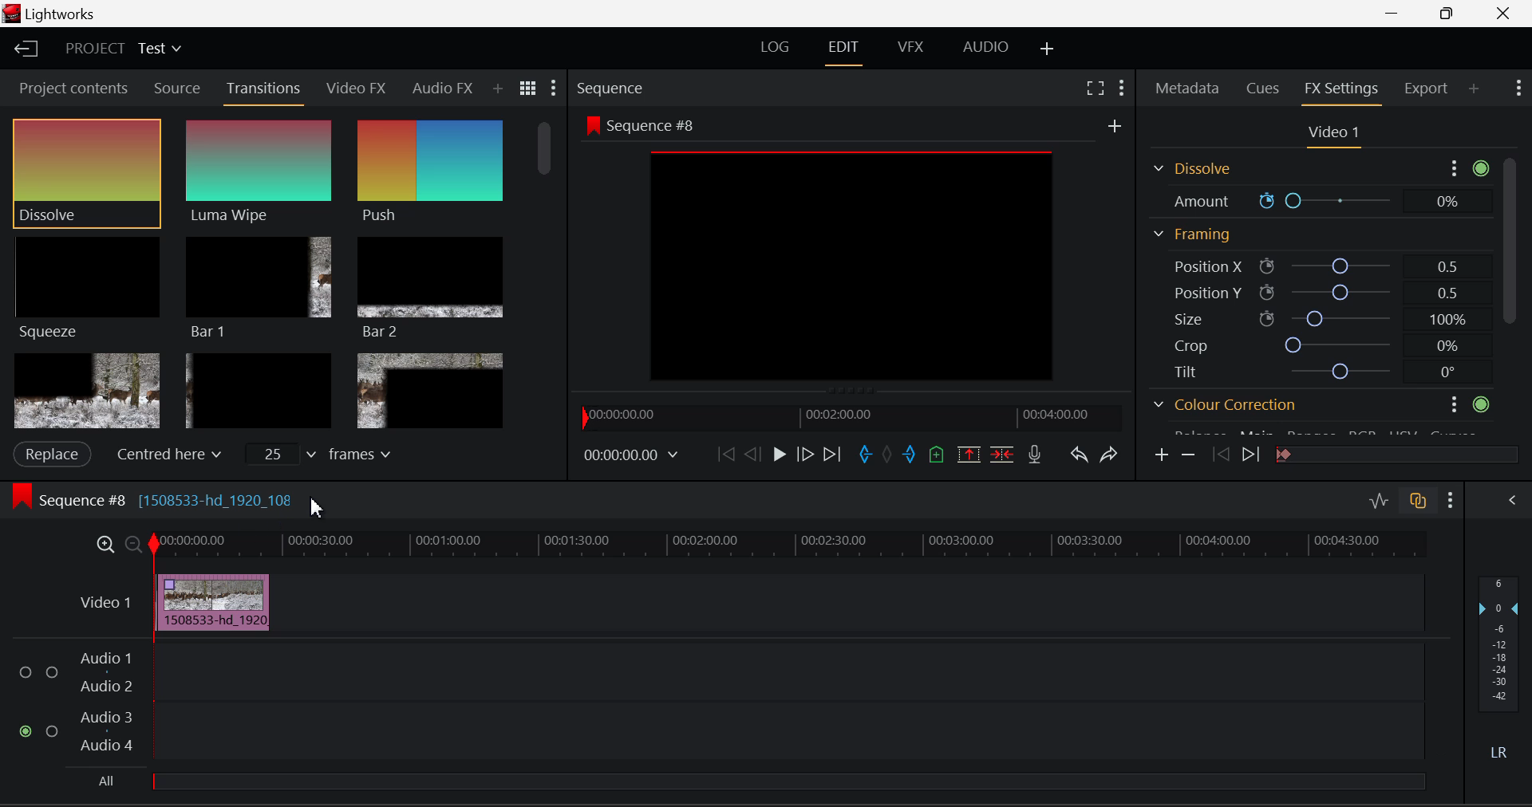 This screenshot has width=1532, height=807. What do you see at coordinates (25, 673) in the screenshot?
I see `Audio Input Checkbox` at bounding box center [25, 673].